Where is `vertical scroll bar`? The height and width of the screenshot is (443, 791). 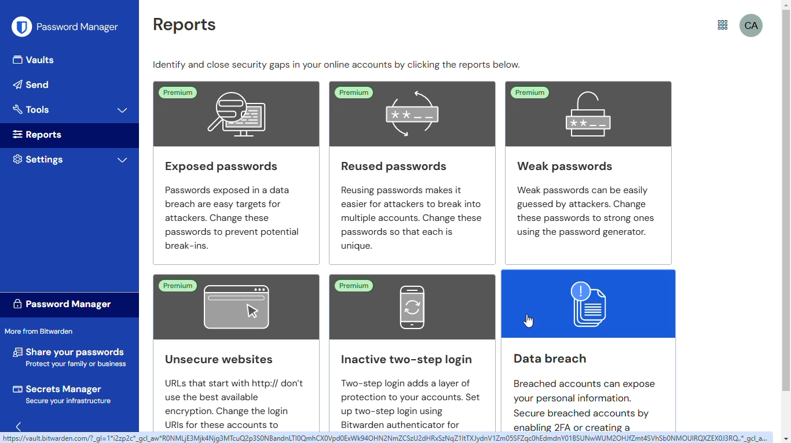
vertical scroll bar is located at coordinates (785, 201).